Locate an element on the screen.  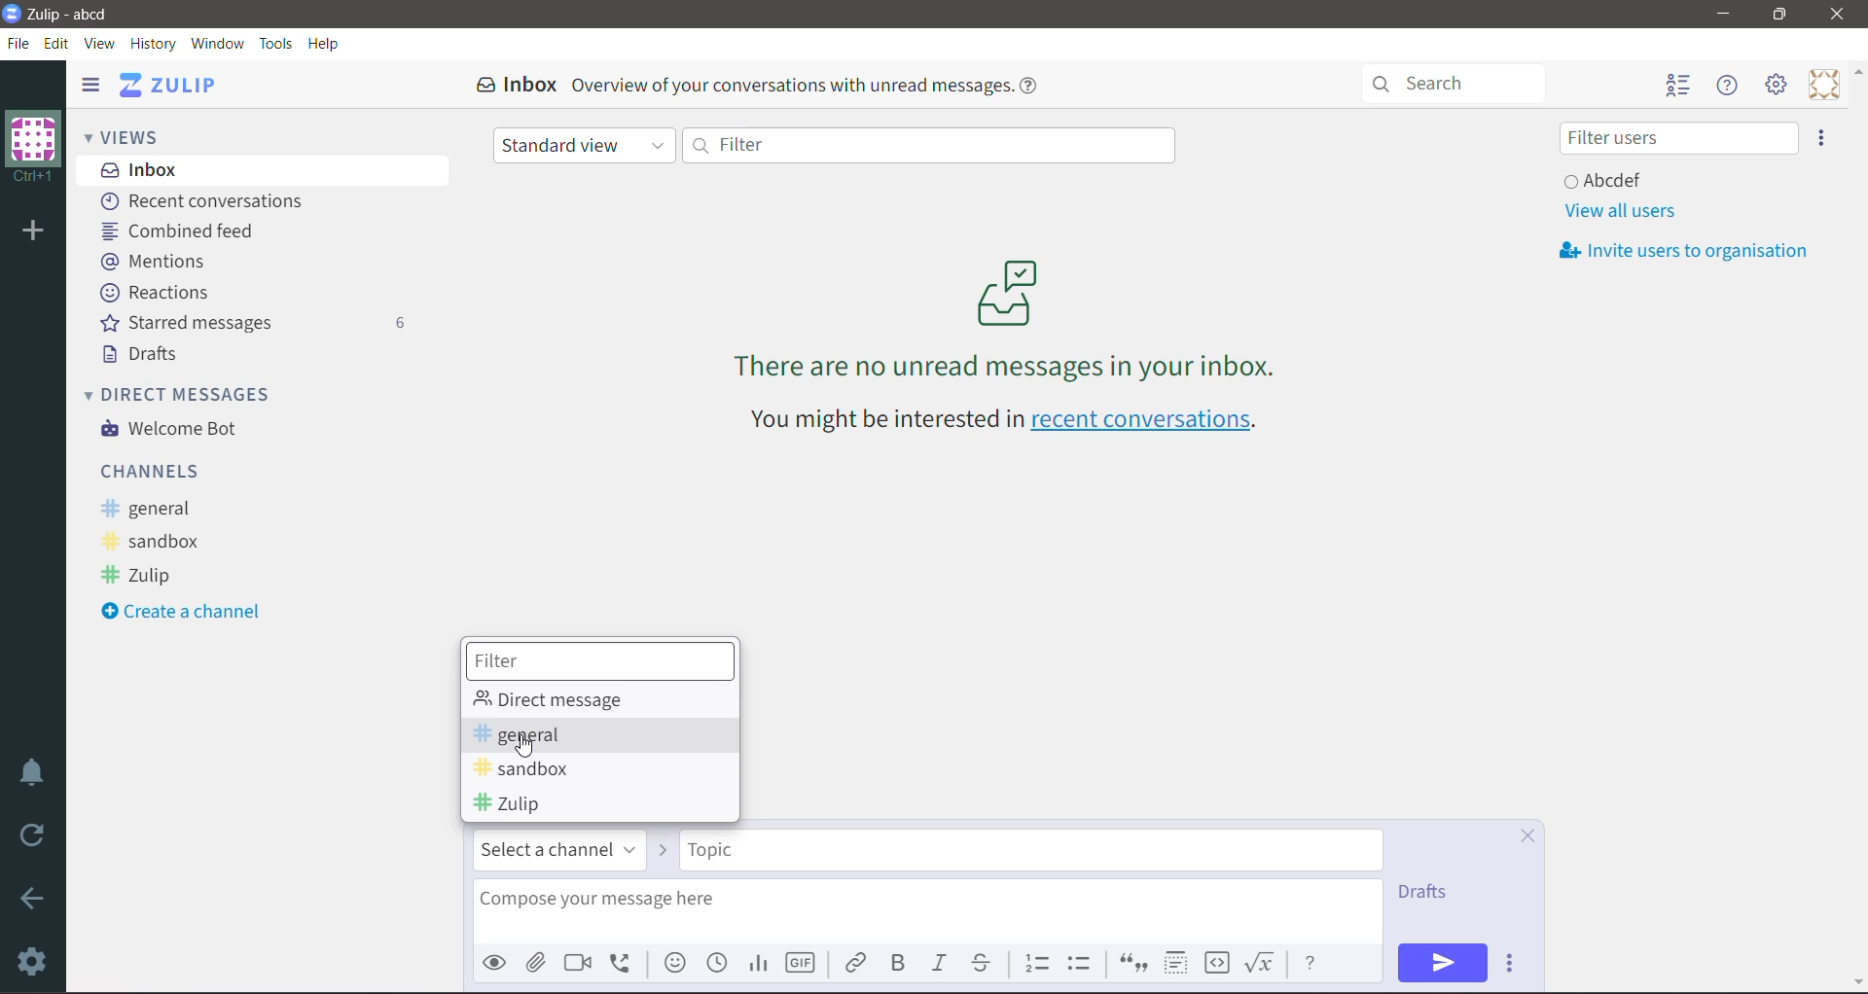
Inbox Overview of your conversations with unread messages is located at coordinates (764, 85).